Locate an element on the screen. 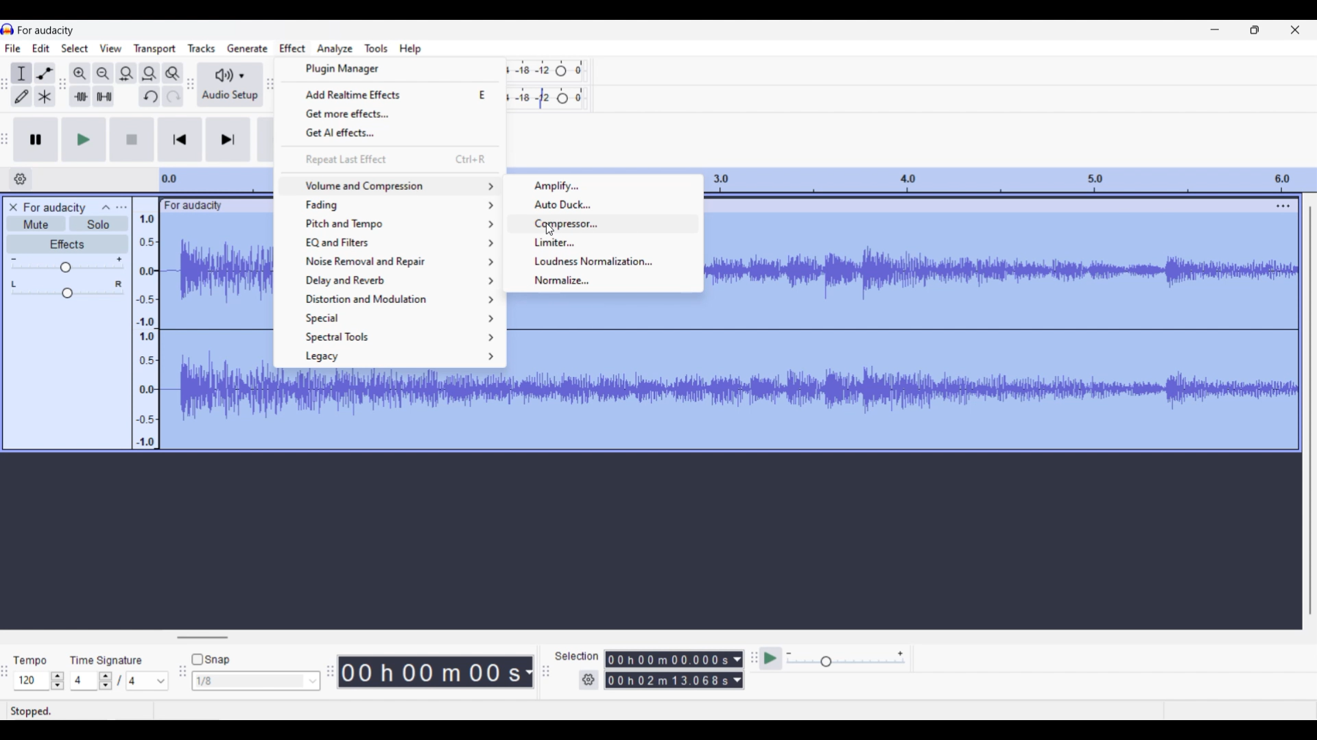 The height and width of the screenshot is (740, 1317). Stopped. is located at coordinates (169, 711).